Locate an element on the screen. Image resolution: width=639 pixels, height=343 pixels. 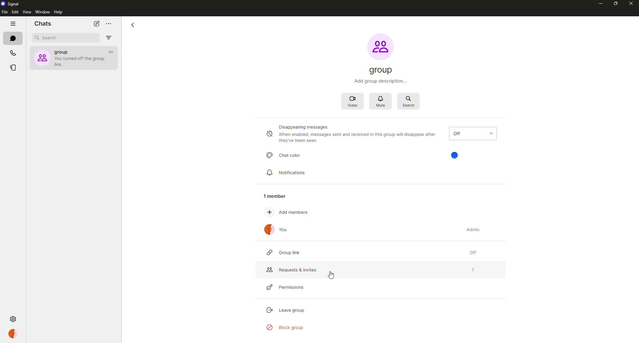
search is located at coordinates (409, 101).